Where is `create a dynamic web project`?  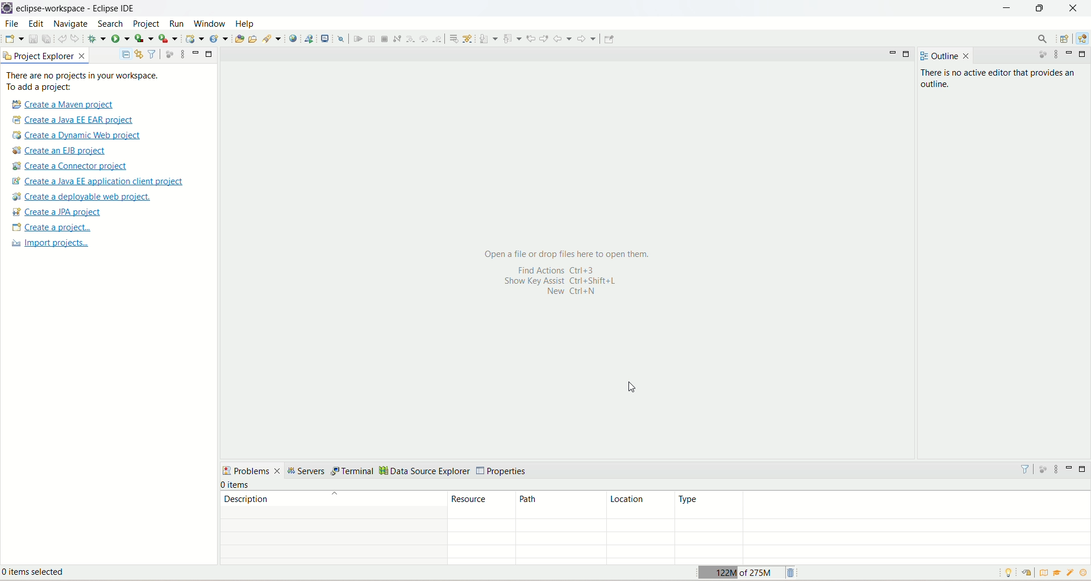 create a dynamic web project is located at coordinates (195, 39).